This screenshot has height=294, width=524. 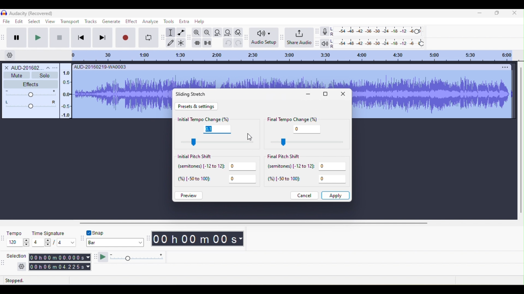 I want to click on cancel, so click(x=304, y=195).